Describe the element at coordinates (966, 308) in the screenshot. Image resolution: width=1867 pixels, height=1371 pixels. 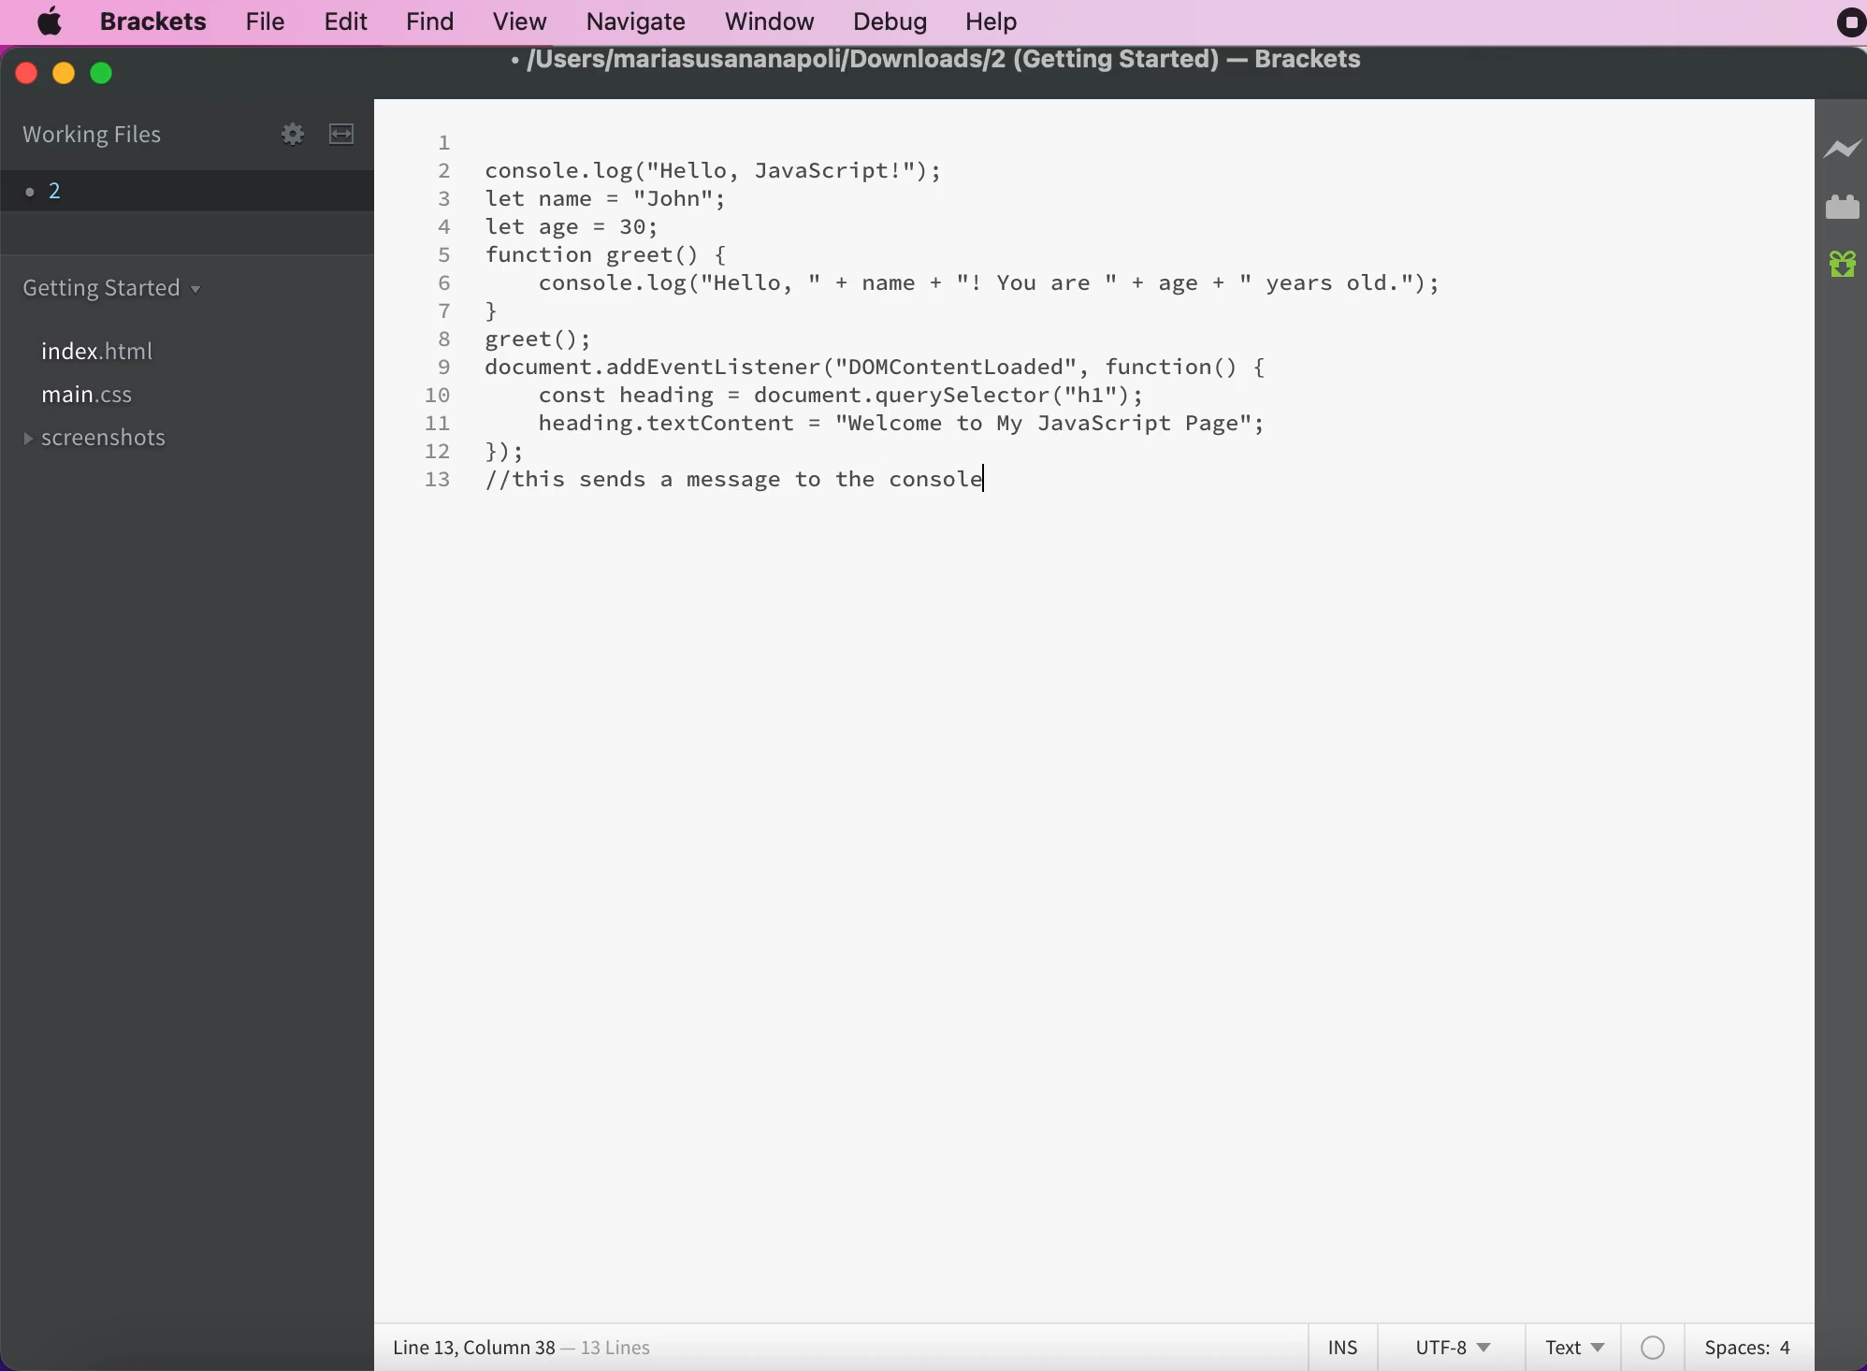
I see `console. log("Hello, JavaScript!");let name = "John";let age = 30;function greet() {console.log("Hello, " + name + "! You are " + age + " years old.");}greet();document.addEventListener ("DOMContentLoaded", function() {const heading = document.querySelector("h1");heading.textContent = "Welcome to My JavaScript Page"; });` at that location.